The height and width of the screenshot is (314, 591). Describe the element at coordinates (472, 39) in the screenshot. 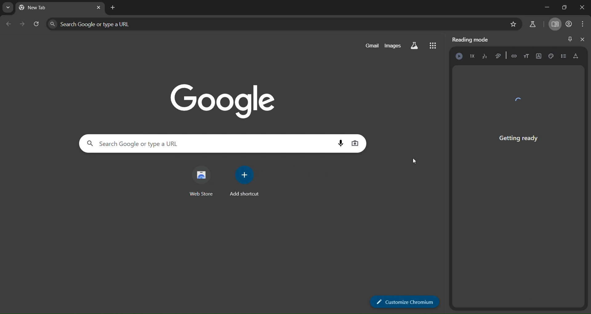

I see `Reading mode` at that location.